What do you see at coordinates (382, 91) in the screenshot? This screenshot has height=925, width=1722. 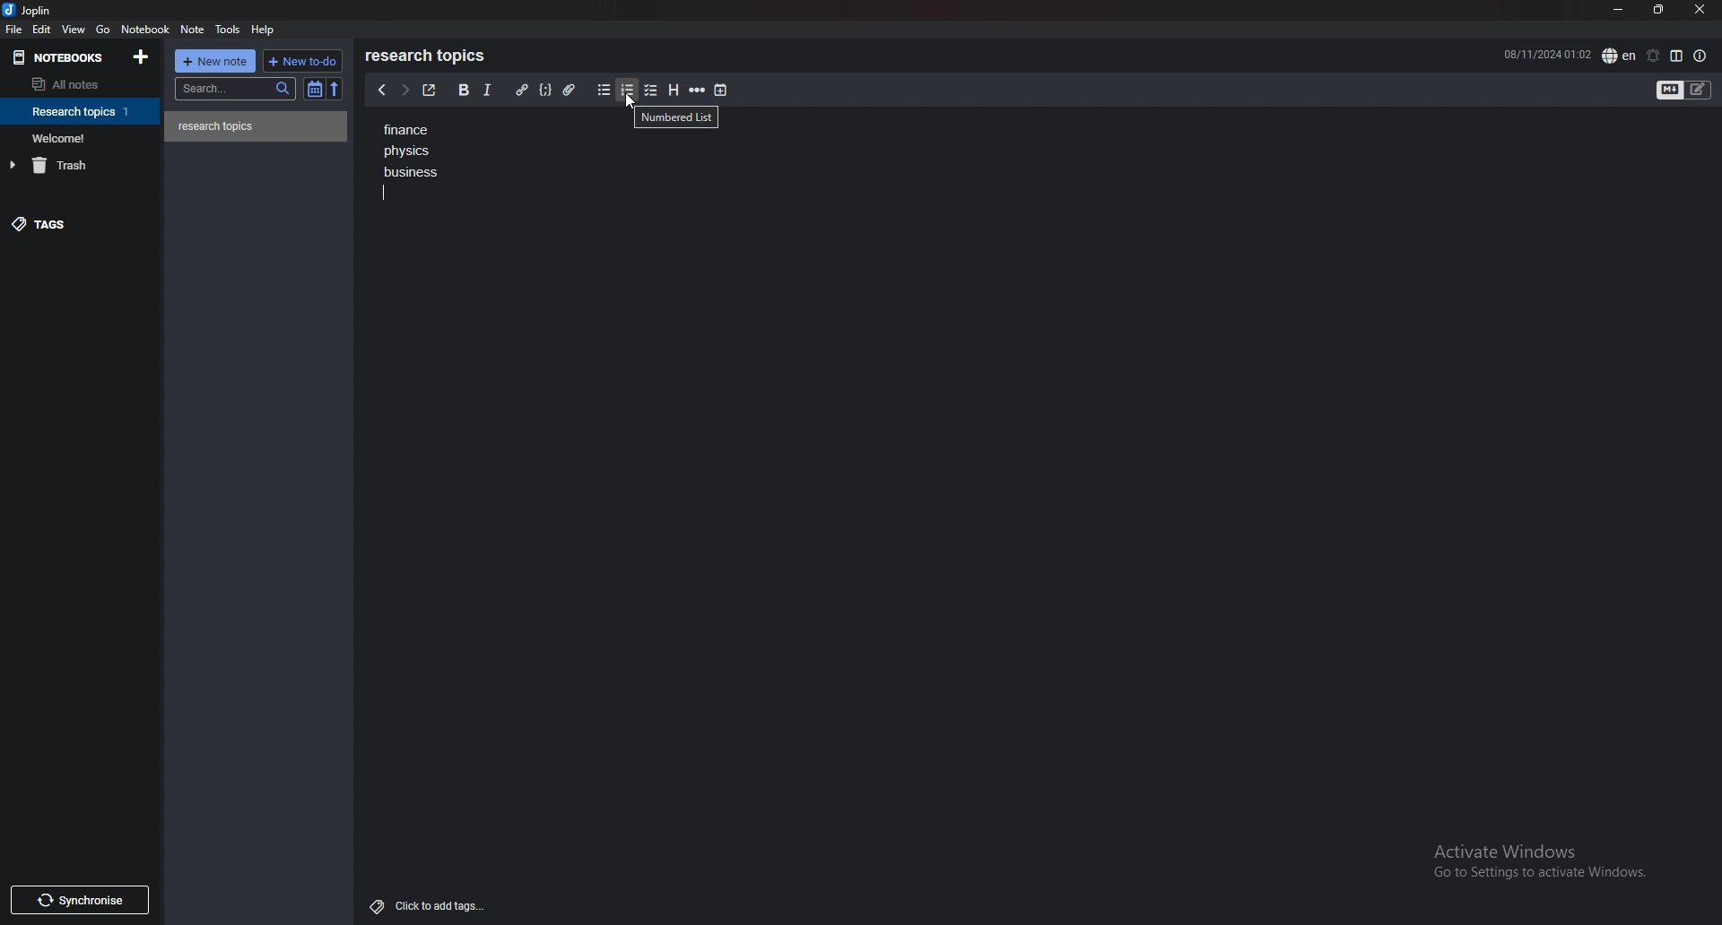 I see `previous` at bounding box center [382, 91].